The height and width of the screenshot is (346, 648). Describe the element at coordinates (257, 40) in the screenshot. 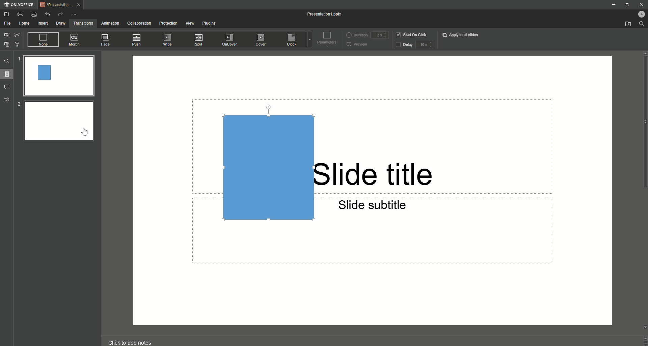

I see `Cover` at that location.